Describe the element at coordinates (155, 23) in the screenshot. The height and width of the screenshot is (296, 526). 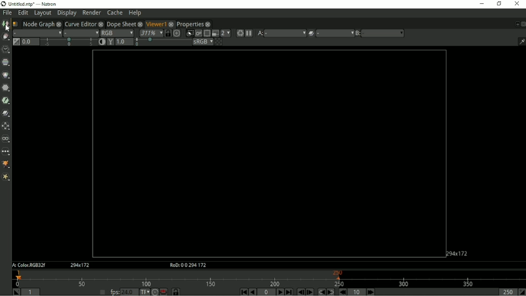
I see `Viewer` at that location.